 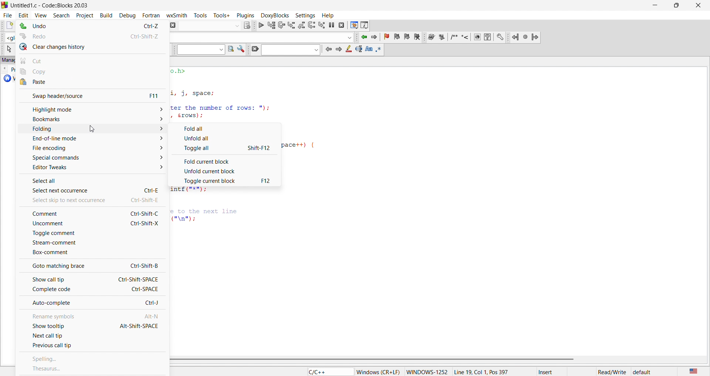 I want to click on minimize, so click(x=654, y=6).